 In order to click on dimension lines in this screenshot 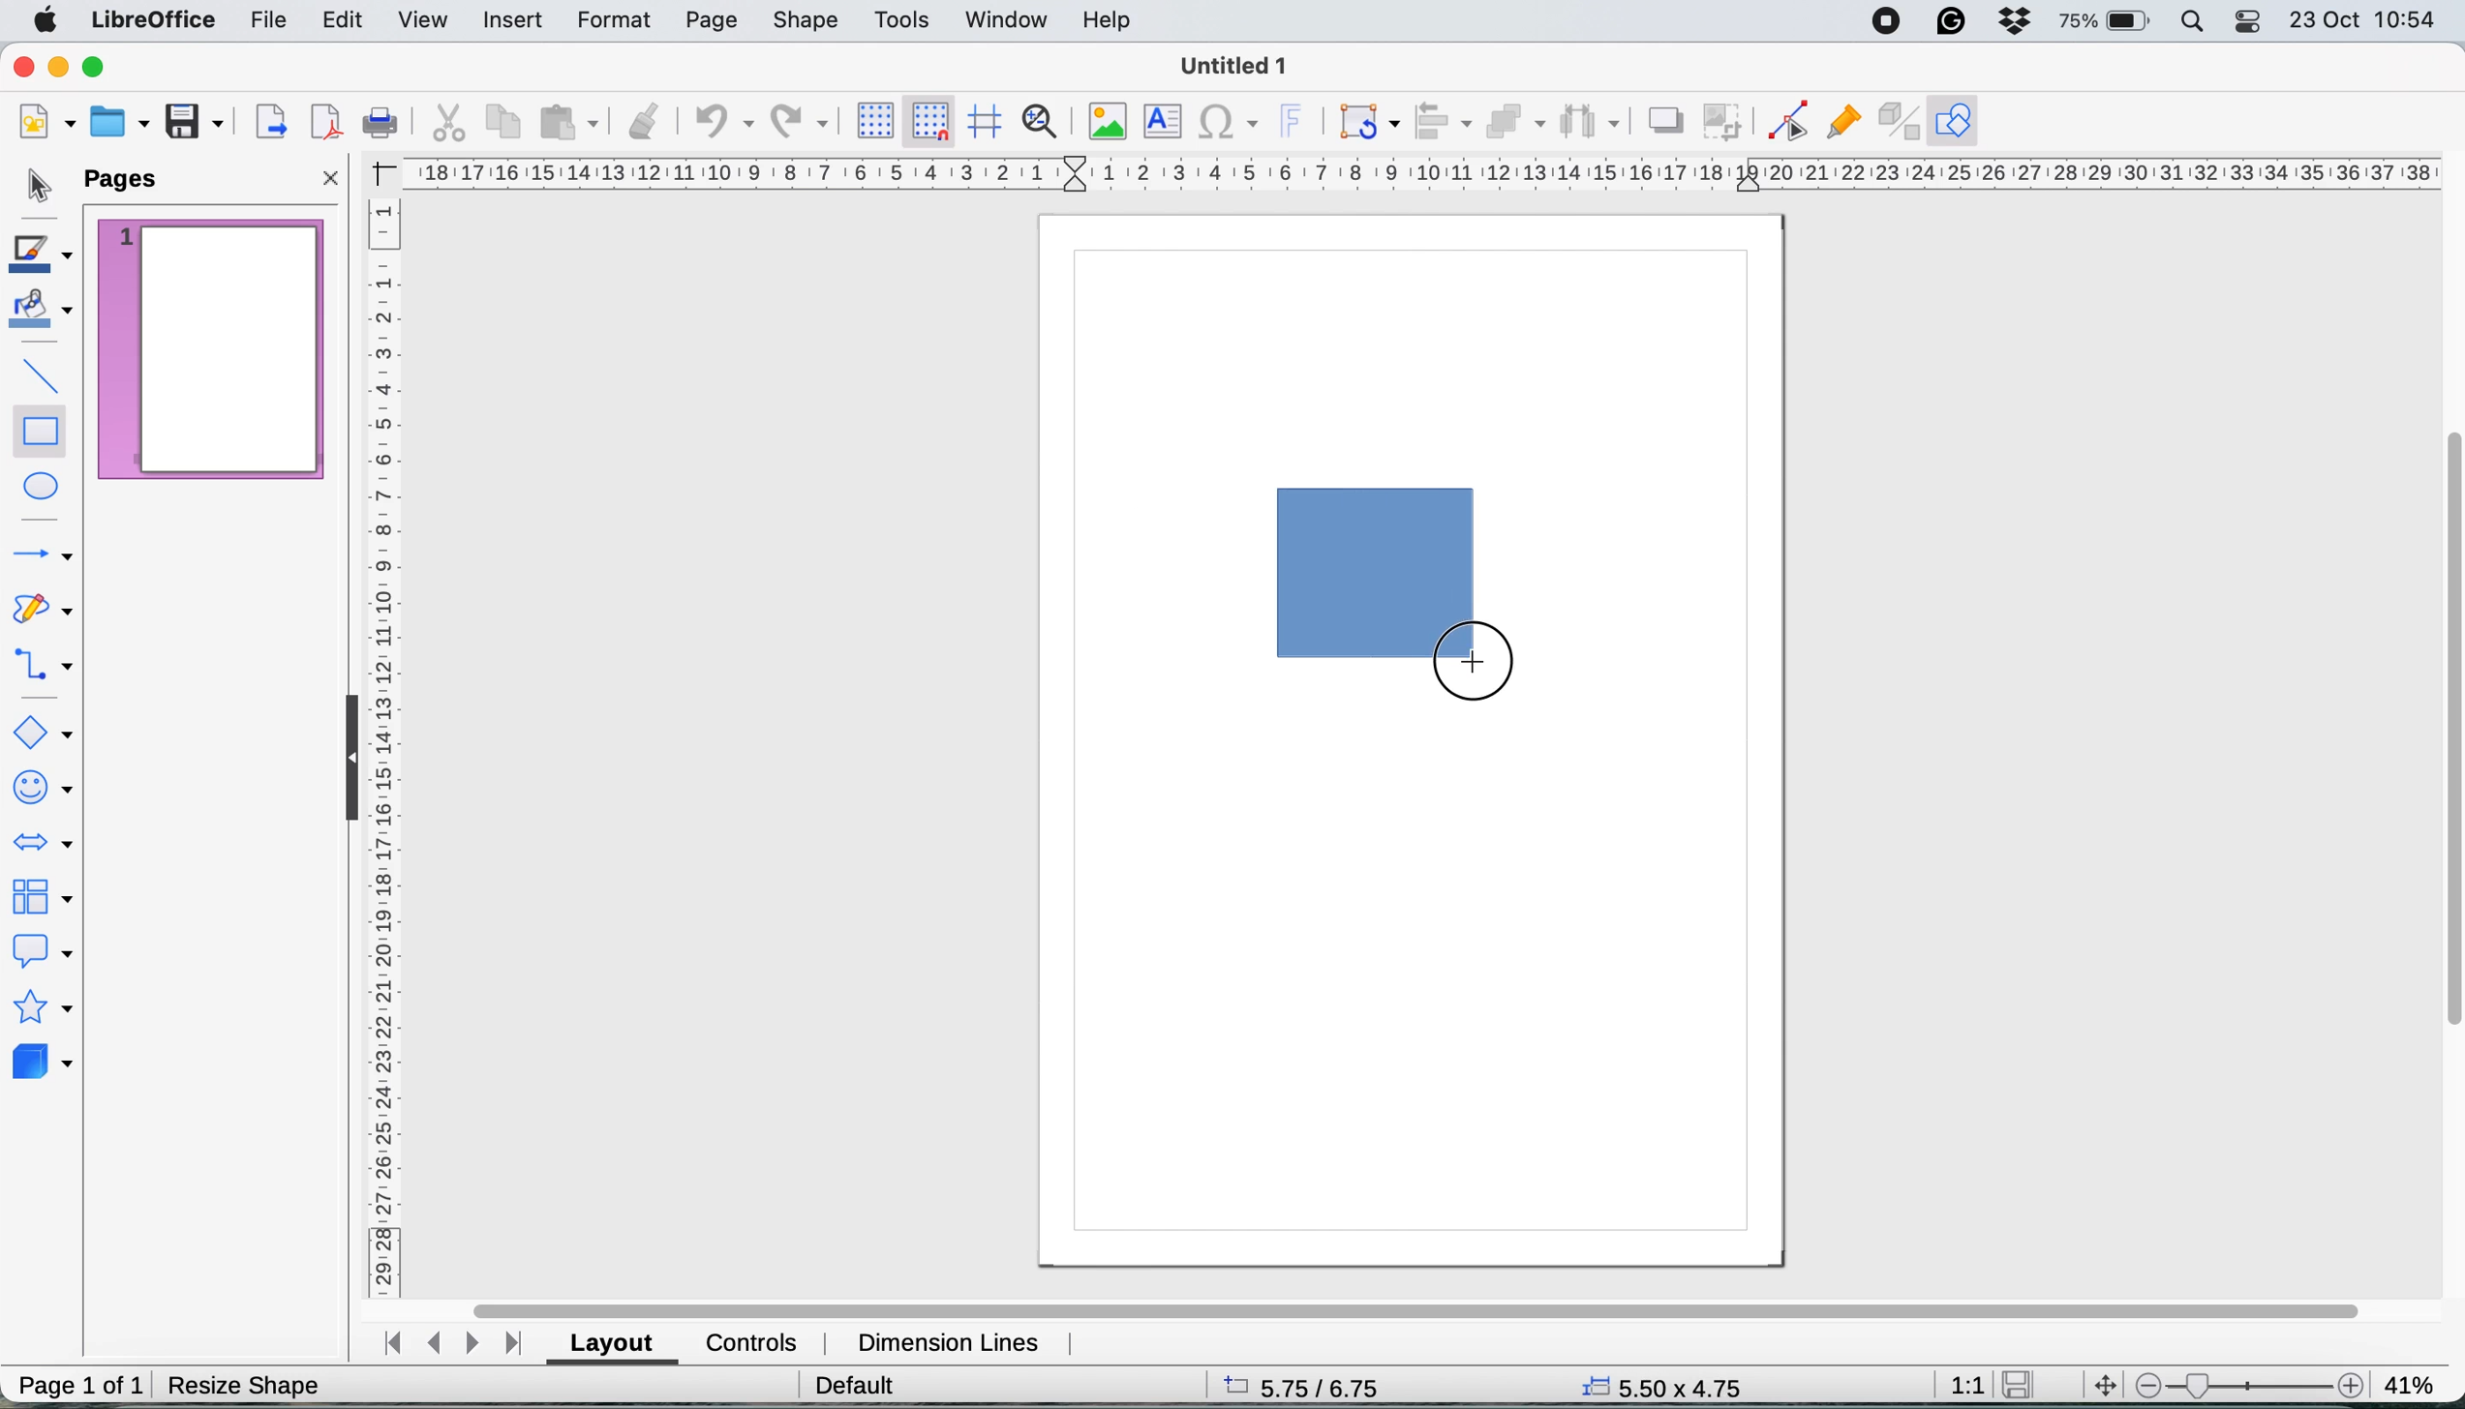, I will do `click(951, 1340)`.